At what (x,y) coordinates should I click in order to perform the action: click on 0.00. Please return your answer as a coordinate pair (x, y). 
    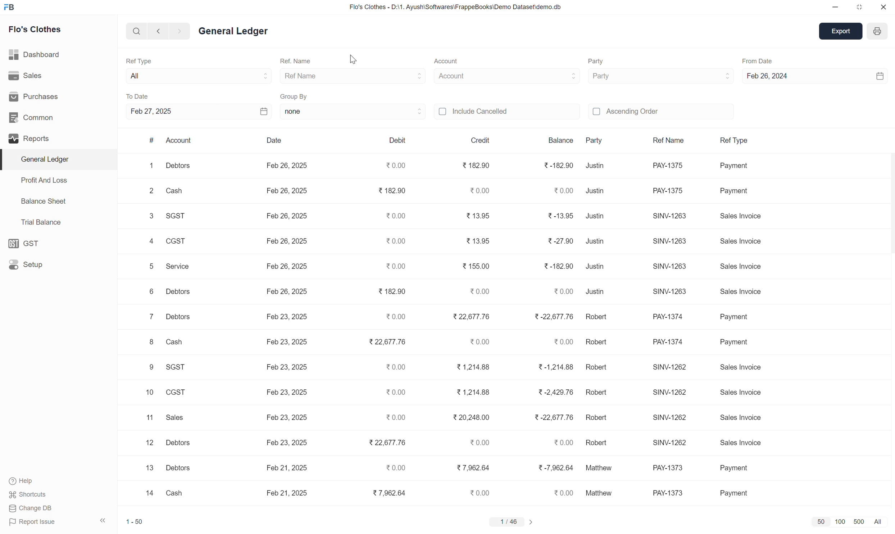
    Looking at the image, I should click on (564, 494).